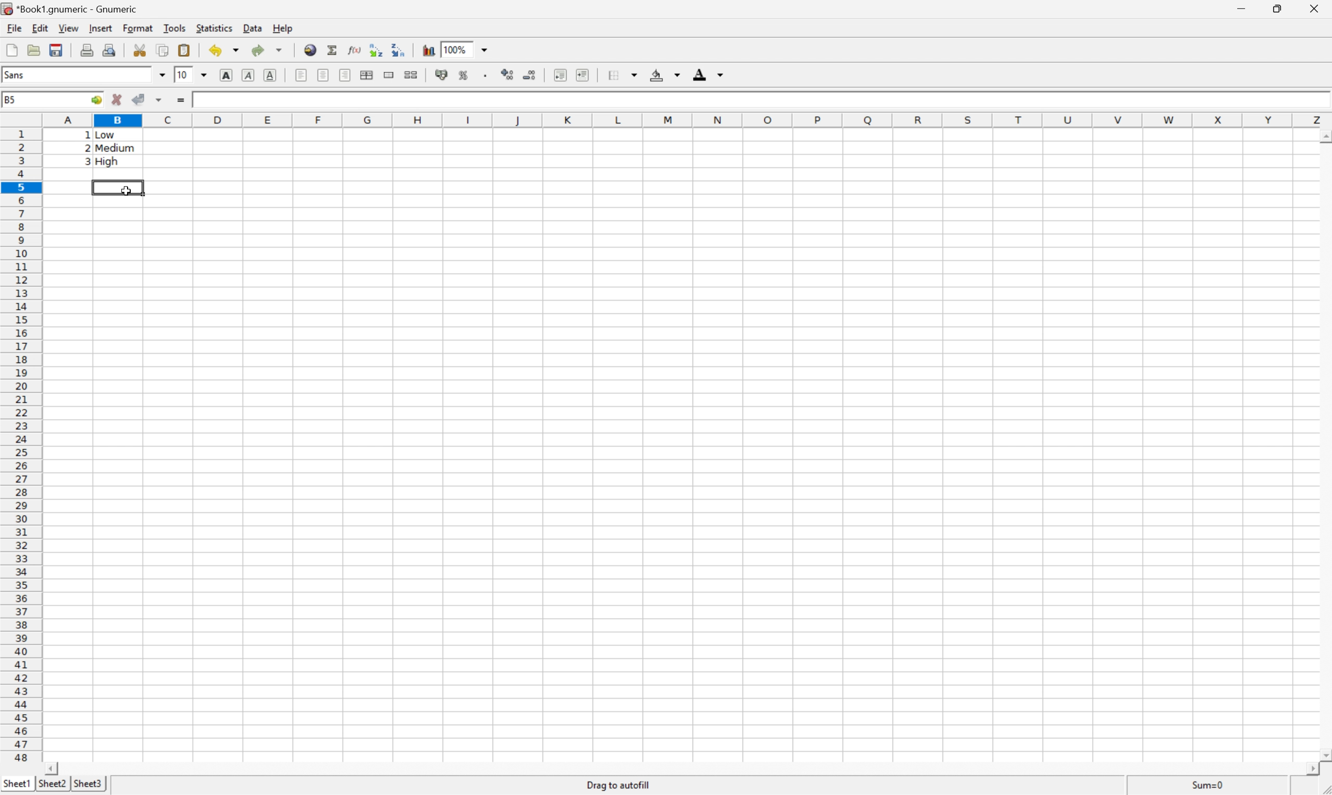 The width and height of the screenshot is (1332, 795). Describe the element at coordinates (462, 76) in the screenshot. I see `Format the selection as percentage` at that location.